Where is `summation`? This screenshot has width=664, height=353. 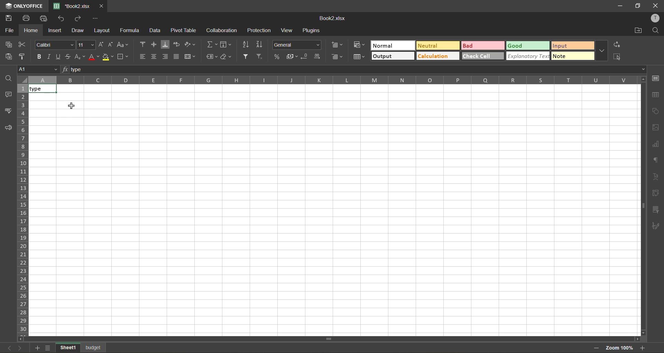
summation is located at coordinates (211, 43).